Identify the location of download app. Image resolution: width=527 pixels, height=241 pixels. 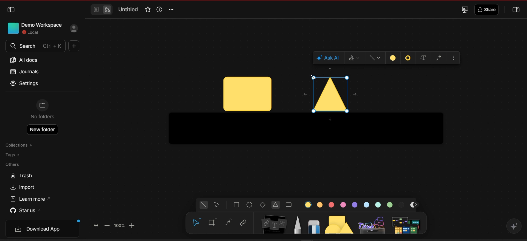
(44, 229).